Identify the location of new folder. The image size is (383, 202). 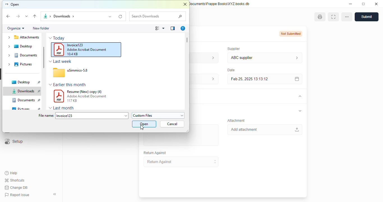
(41, 28).